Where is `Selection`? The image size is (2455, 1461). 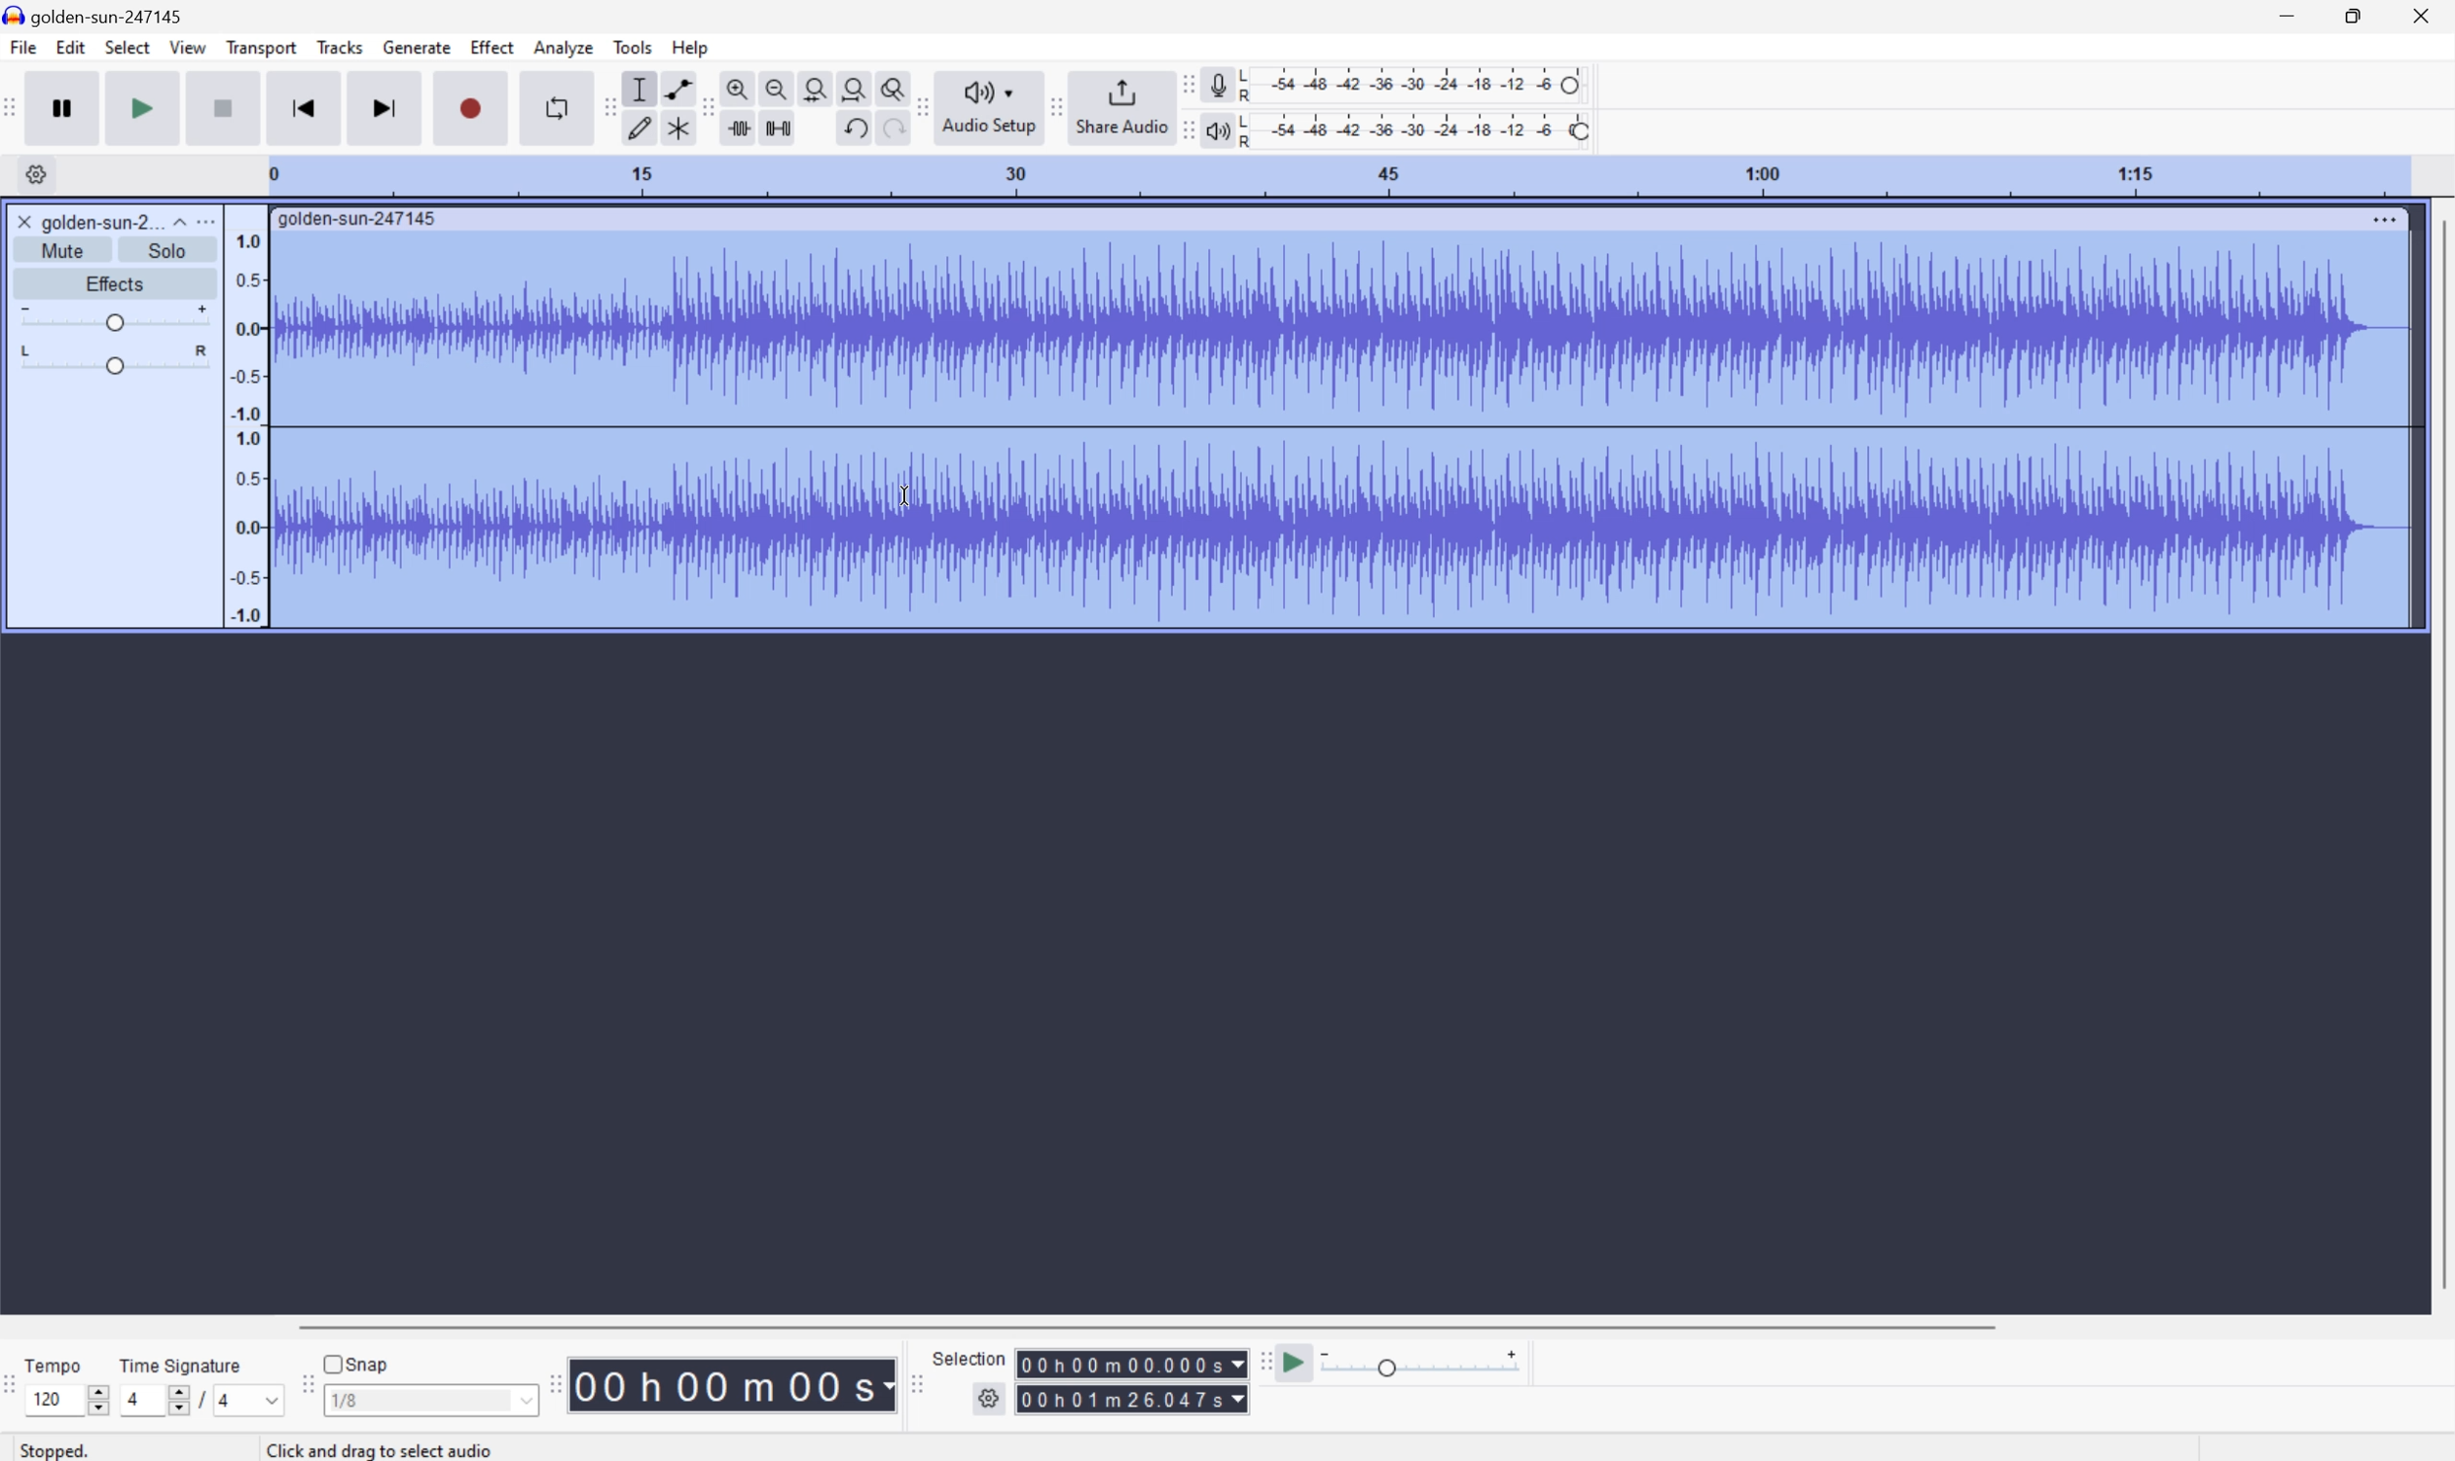 Selection is located at coordinates (973, 1358).